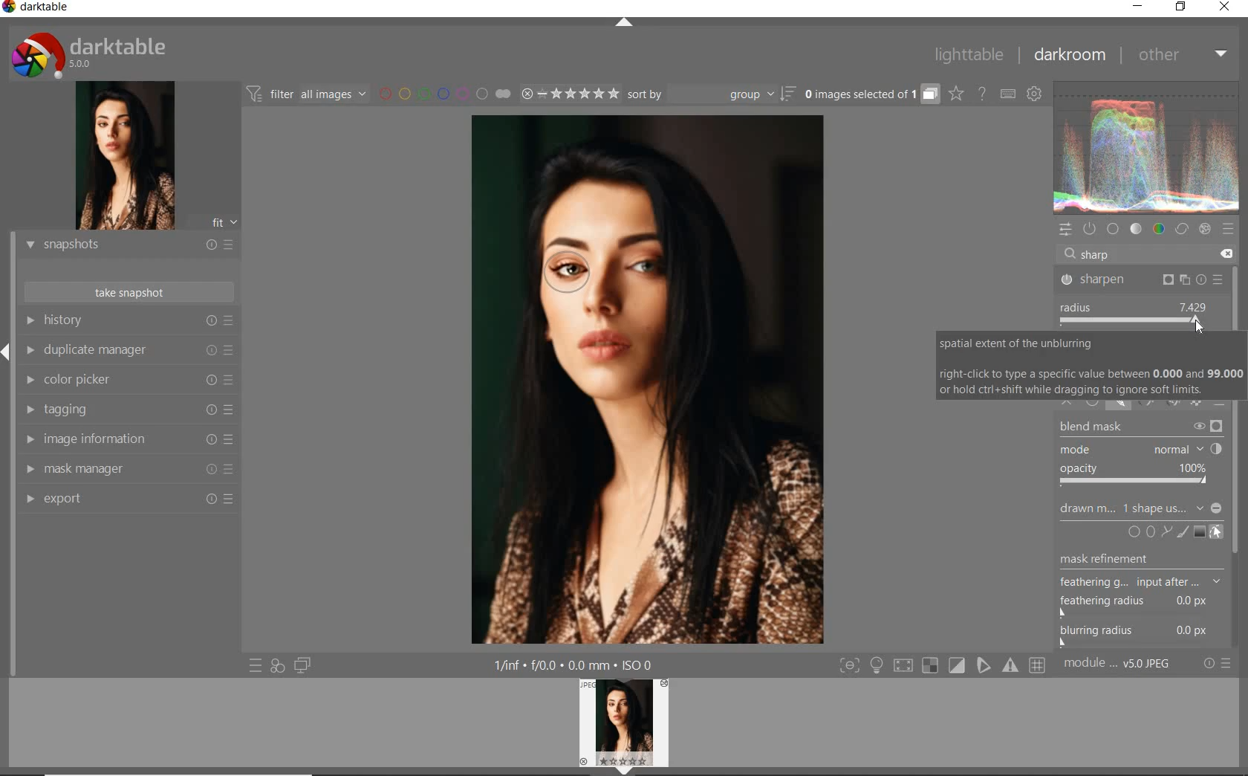 Image resolution: width=1248 pixels, height=776 pixels. What do you see at coordinates (432, 94) in the screenshot?
I see `filter images by color labels` at bounding box center [432, 94].